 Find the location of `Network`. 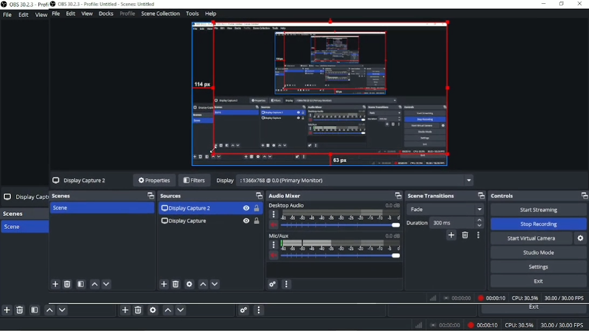

Network is located at coordinates (434, 298).